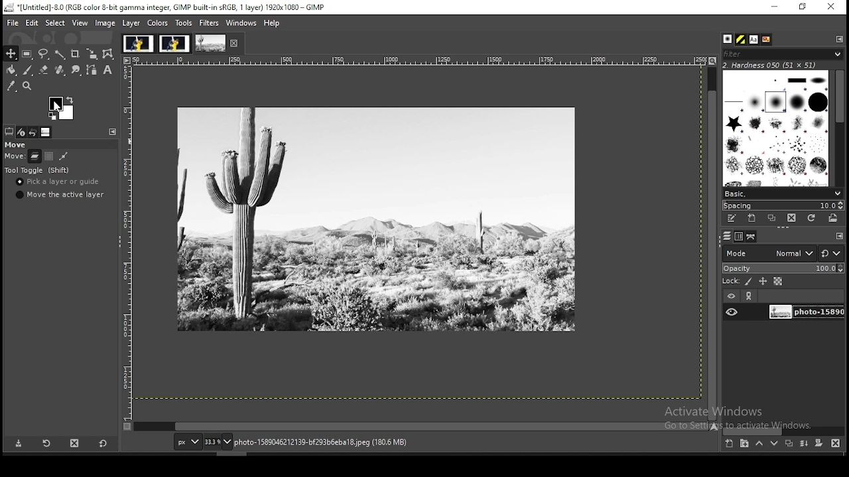 This screenshot has height=477, width=849. What do you see at coordinates (158, 23) in the screenshot?
I see `colors` at bounding box center [158, 23].